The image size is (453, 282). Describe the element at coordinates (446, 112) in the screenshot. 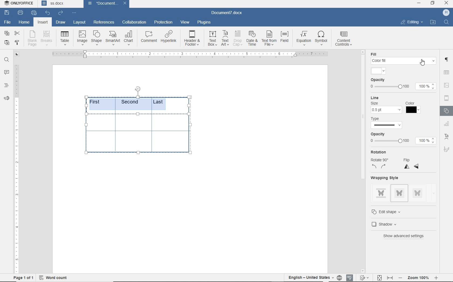

I see `shape settings` at that location.